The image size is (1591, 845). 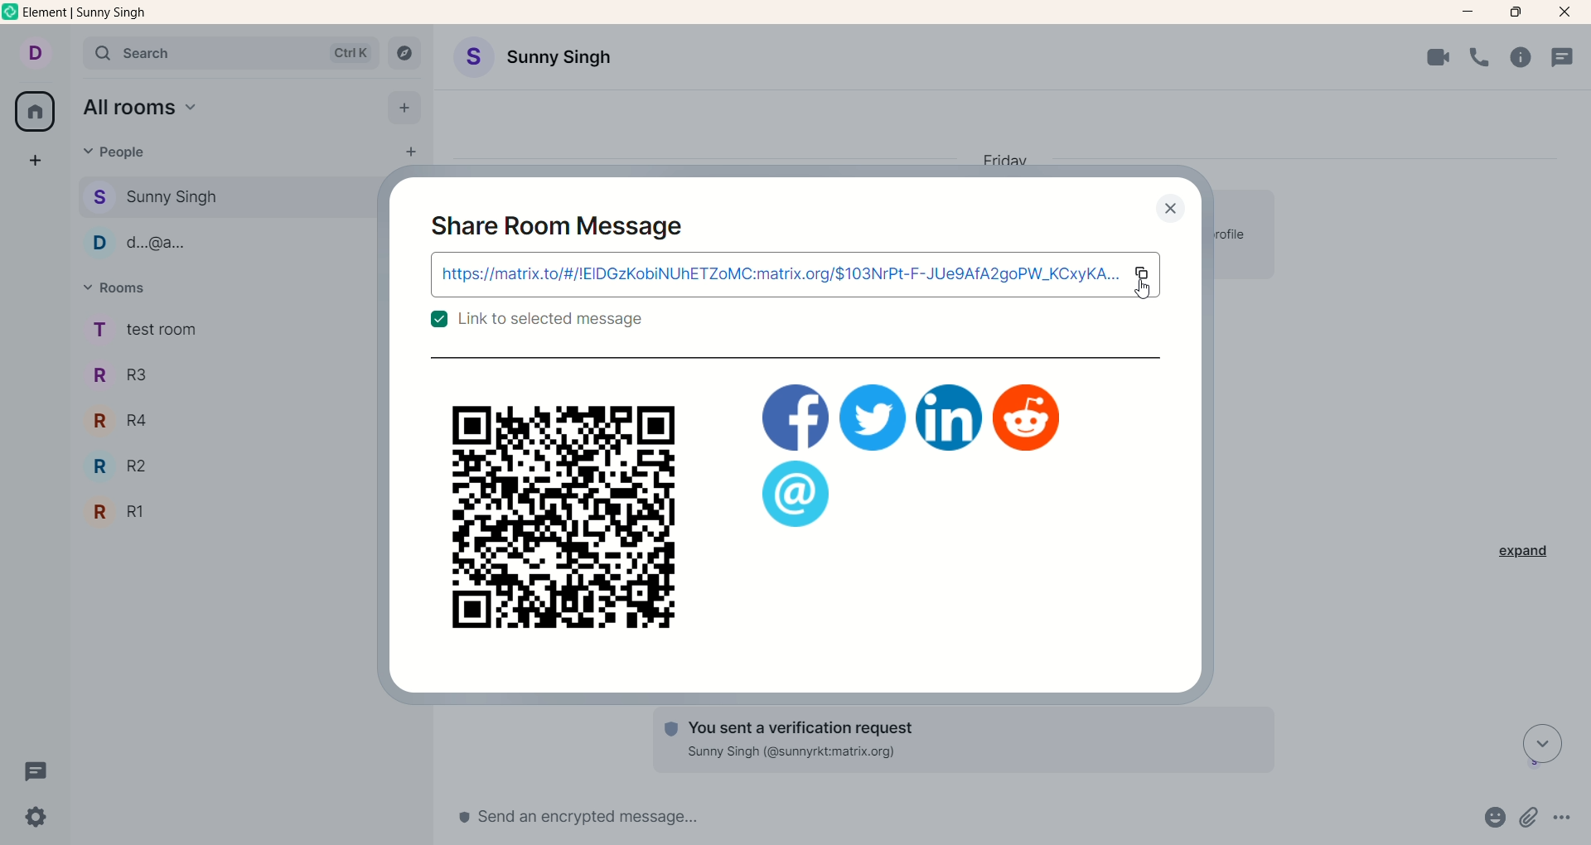 I want to click on Cursor, so click(x=1149, y=294).